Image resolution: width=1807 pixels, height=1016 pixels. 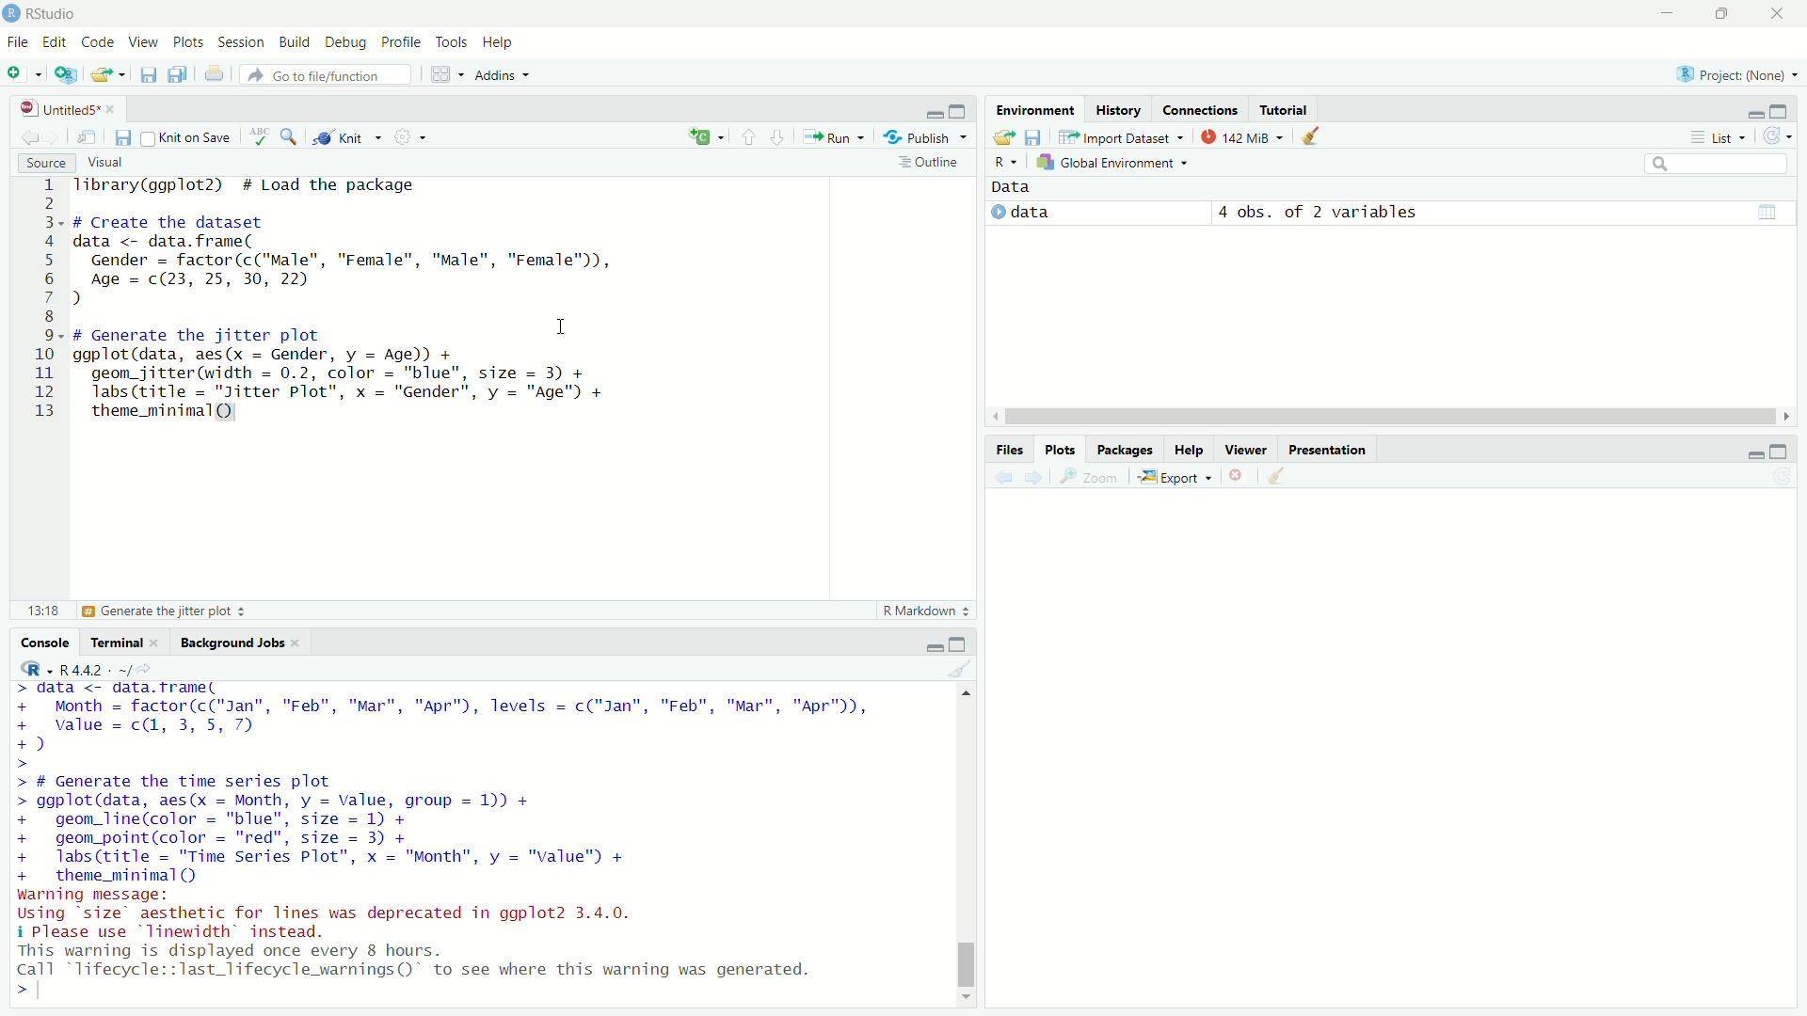 What do you see at coordinates (1769, 211) in the screenshot?
I see `table` at bounding box center [1769, 211].